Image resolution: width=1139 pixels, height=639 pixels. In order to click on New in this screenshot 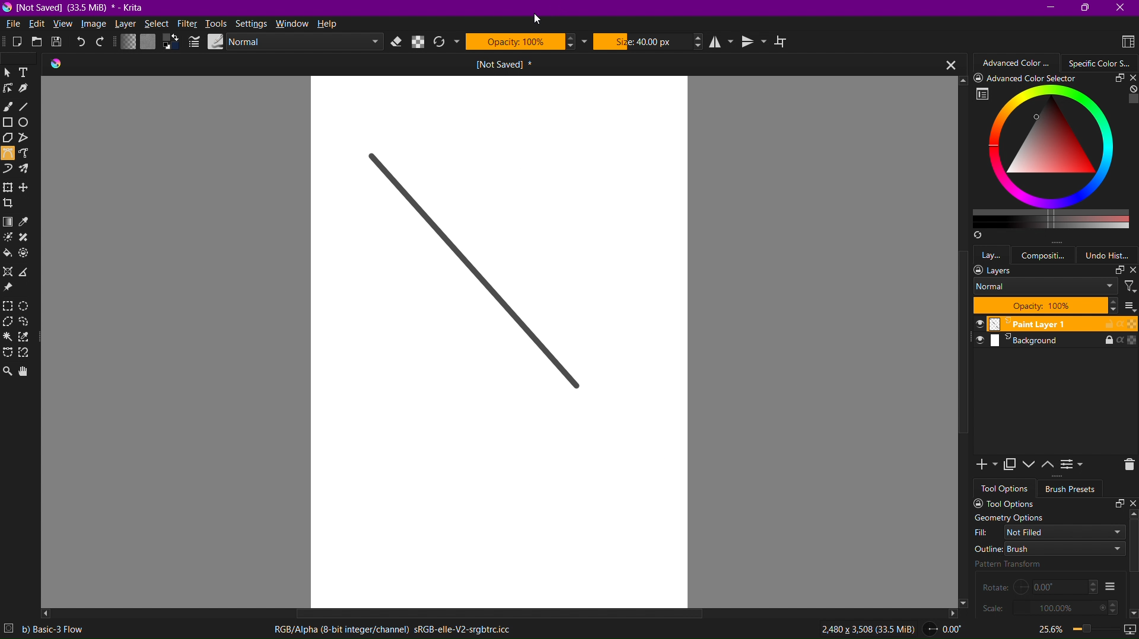, I will do `click(11, 43)`.